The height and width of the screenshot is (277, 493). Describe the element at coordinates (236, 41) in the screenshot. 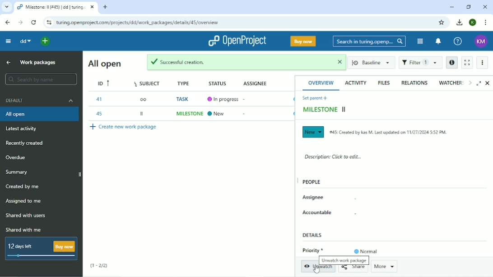

I see `OpenProject` at that location.